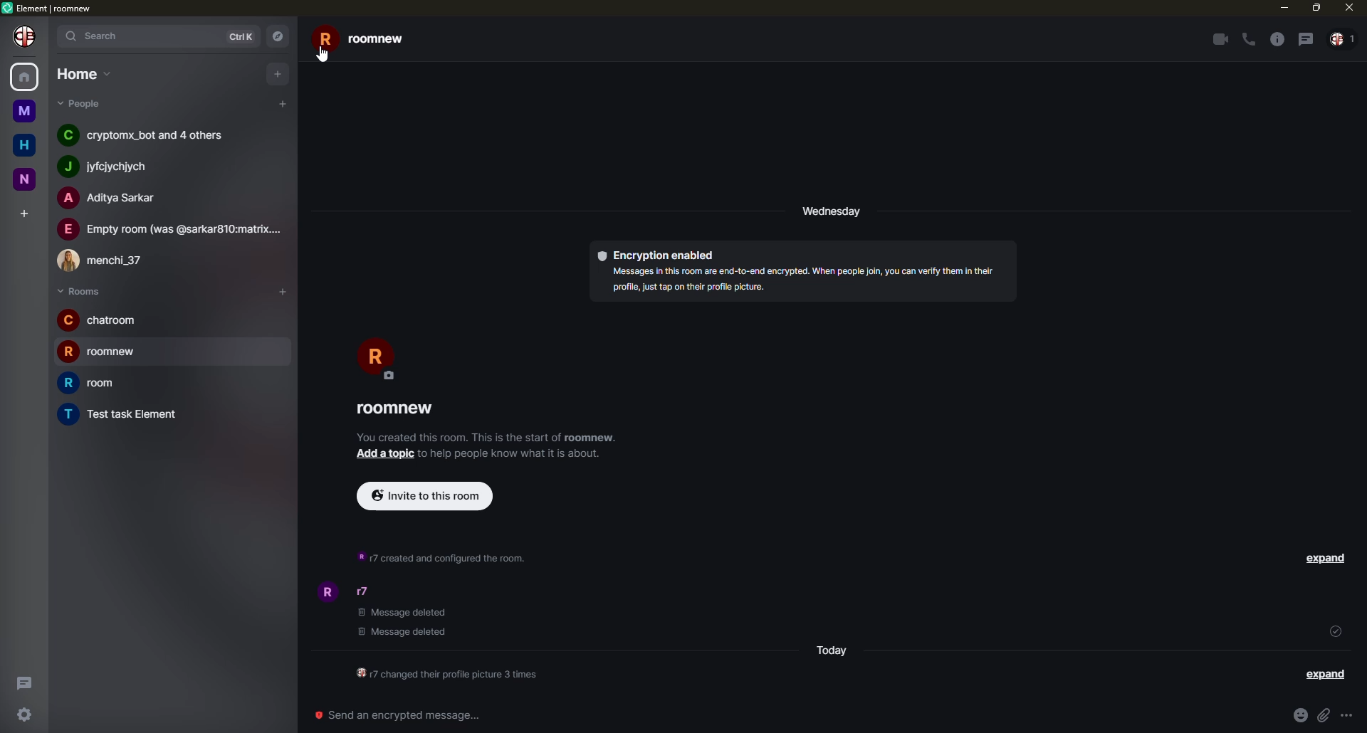 The image size is (1367, 733). Describe the element at coordinates (402, 715) in the screenshot. I see `send an encrypted message` at that location.